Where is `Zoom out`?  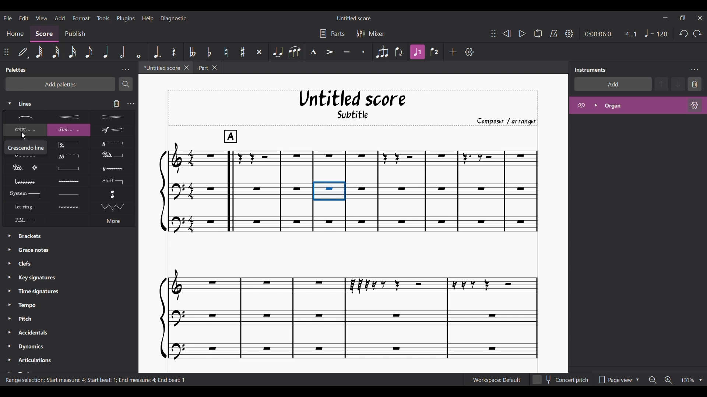 Zoom out is located at coordinates (653, 380).